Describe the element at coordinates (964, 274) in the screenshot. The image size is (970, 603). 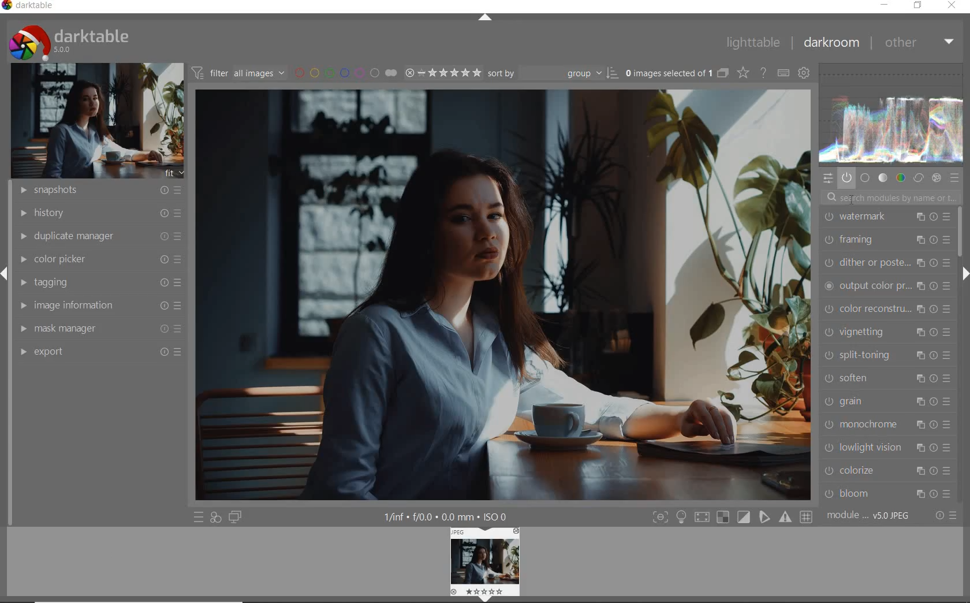
I see `expand/collapse` at that location.